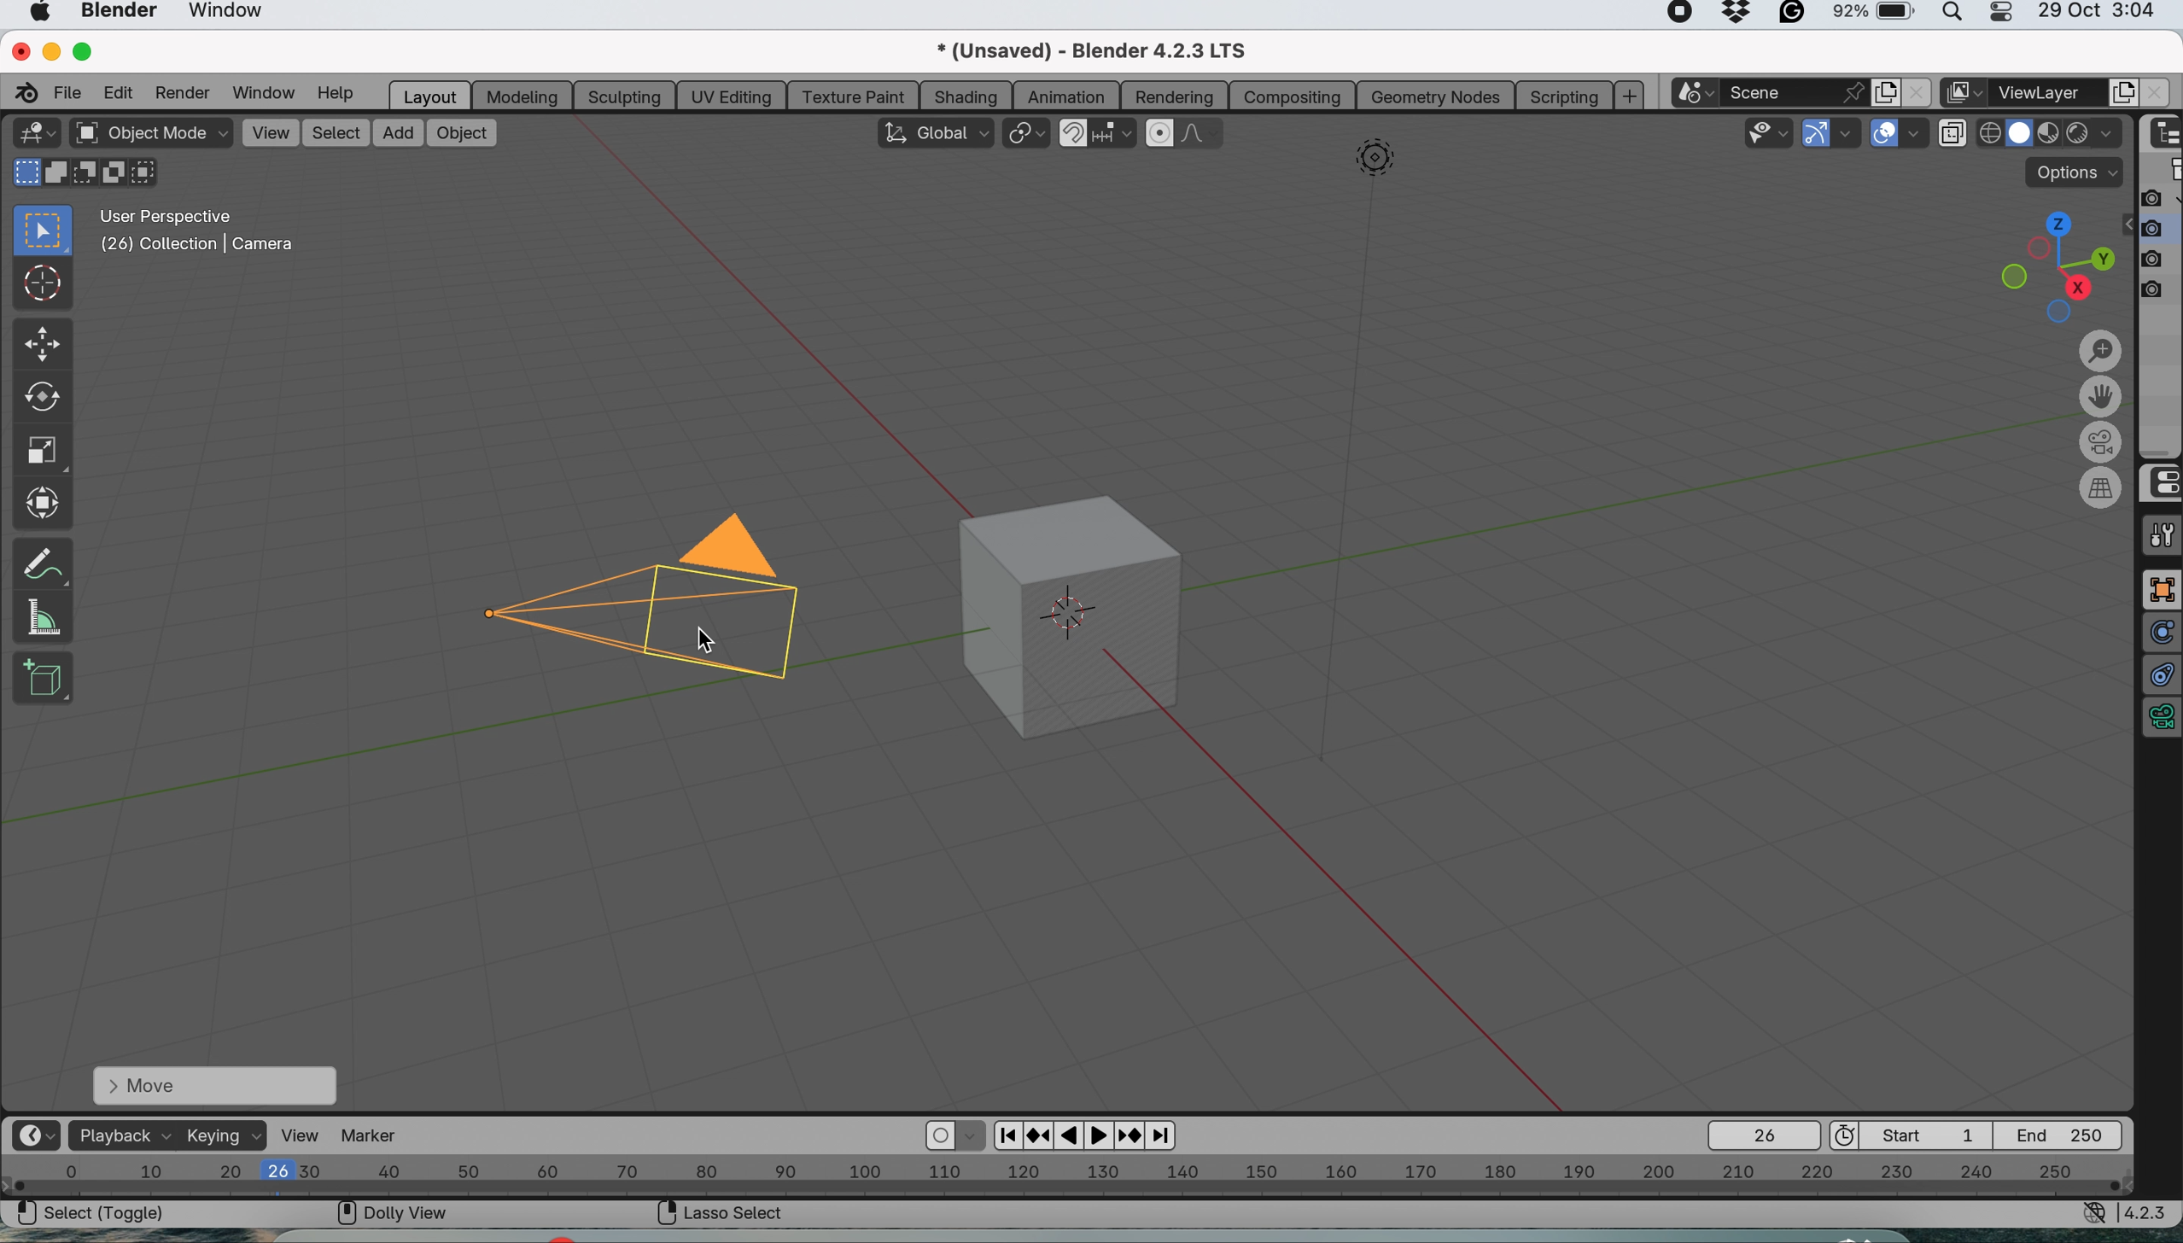 The width and height of the screenshot is (2183, 1243). What do you see at coordinates (1101, 1135) in the screenshot?
I see `play` at bounding box center [1101, 1135].